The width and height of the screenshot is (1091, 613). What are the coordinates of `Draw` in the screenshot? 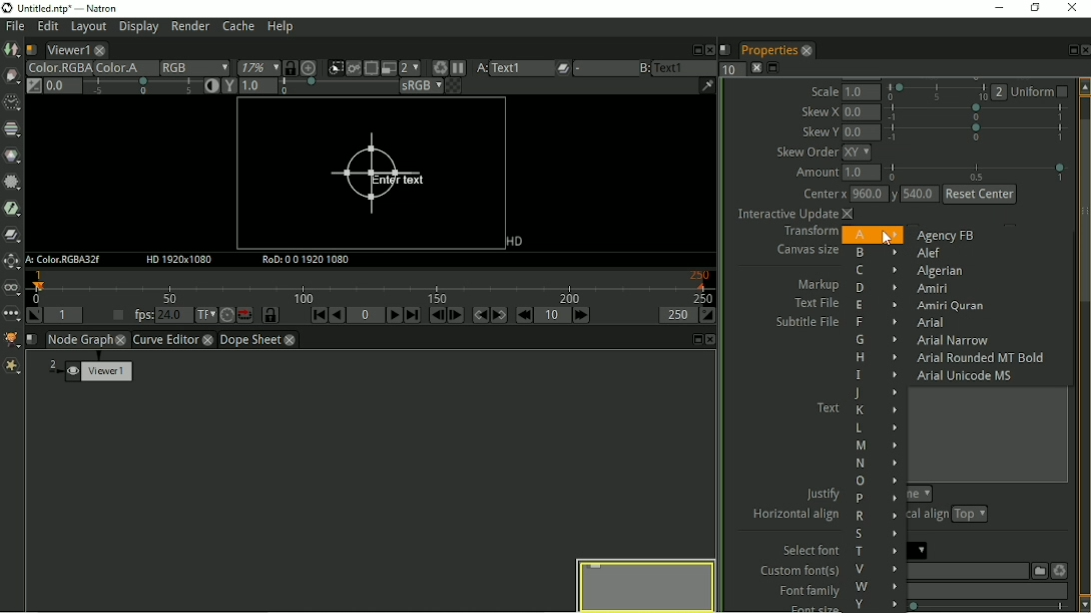 It's located at (11, 75).